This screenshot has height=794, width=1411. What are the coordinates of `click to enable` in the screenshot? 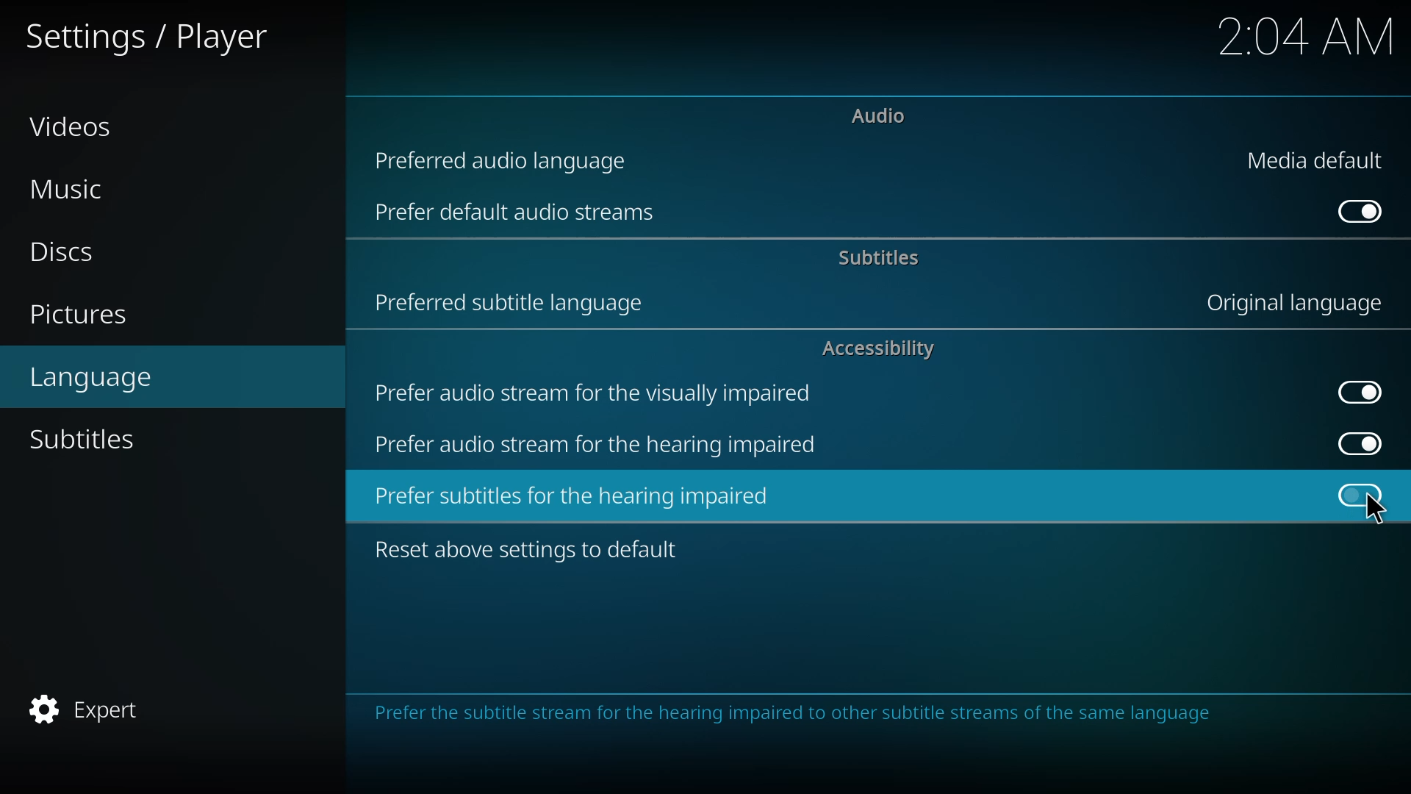 It's located at (1358, 493).